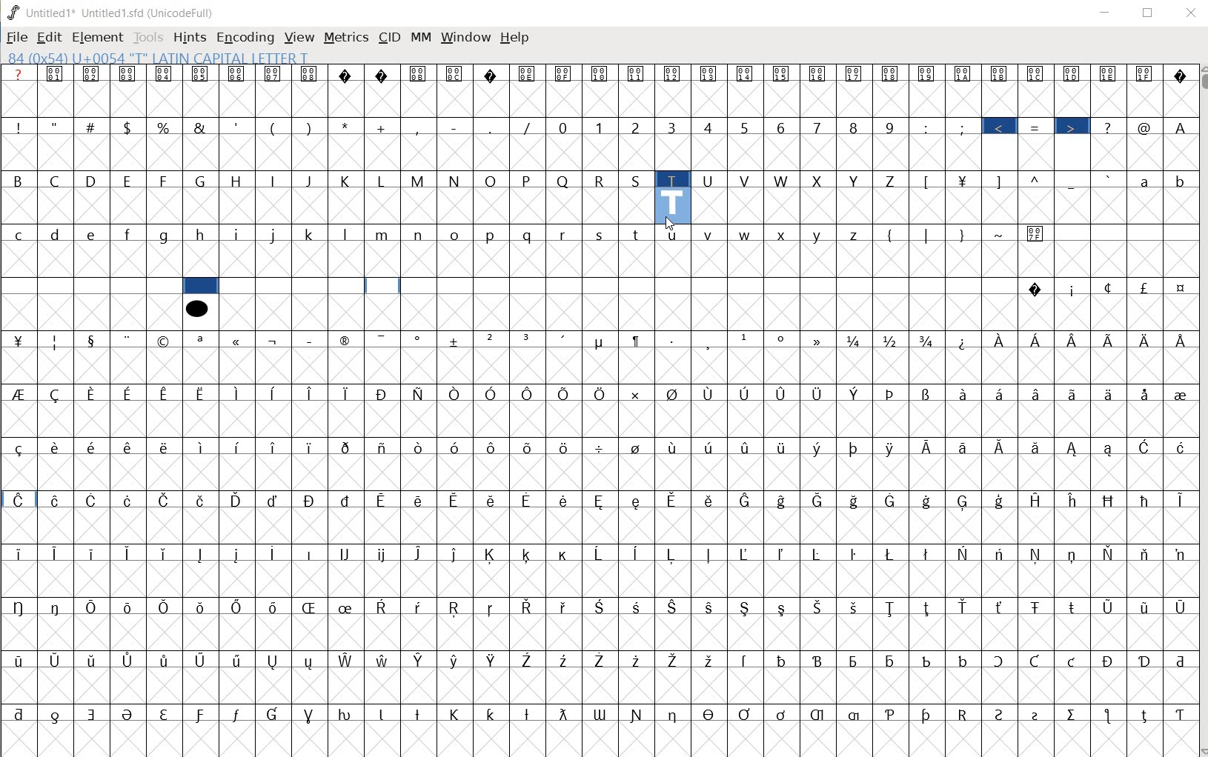 This screenshot has height=757, width=1208. What do you see at coordinates (130, 393) in the screenshot?
I see `Symbol` at bounding box center [130, 393].